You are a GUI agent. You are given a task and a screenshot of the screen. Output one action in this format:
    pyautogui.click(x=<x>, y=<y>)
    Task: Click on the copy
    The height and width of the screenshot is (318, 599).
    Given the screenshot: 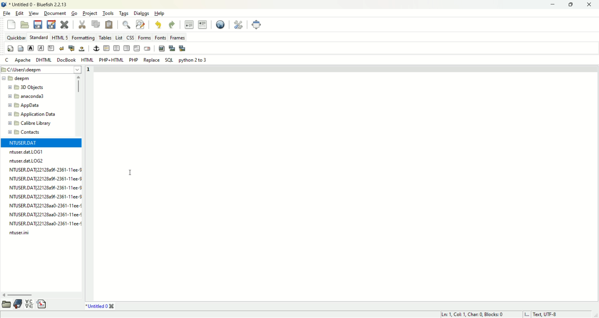 What is the action you would take?
    pyautogui.click(x=96, y=25)
    